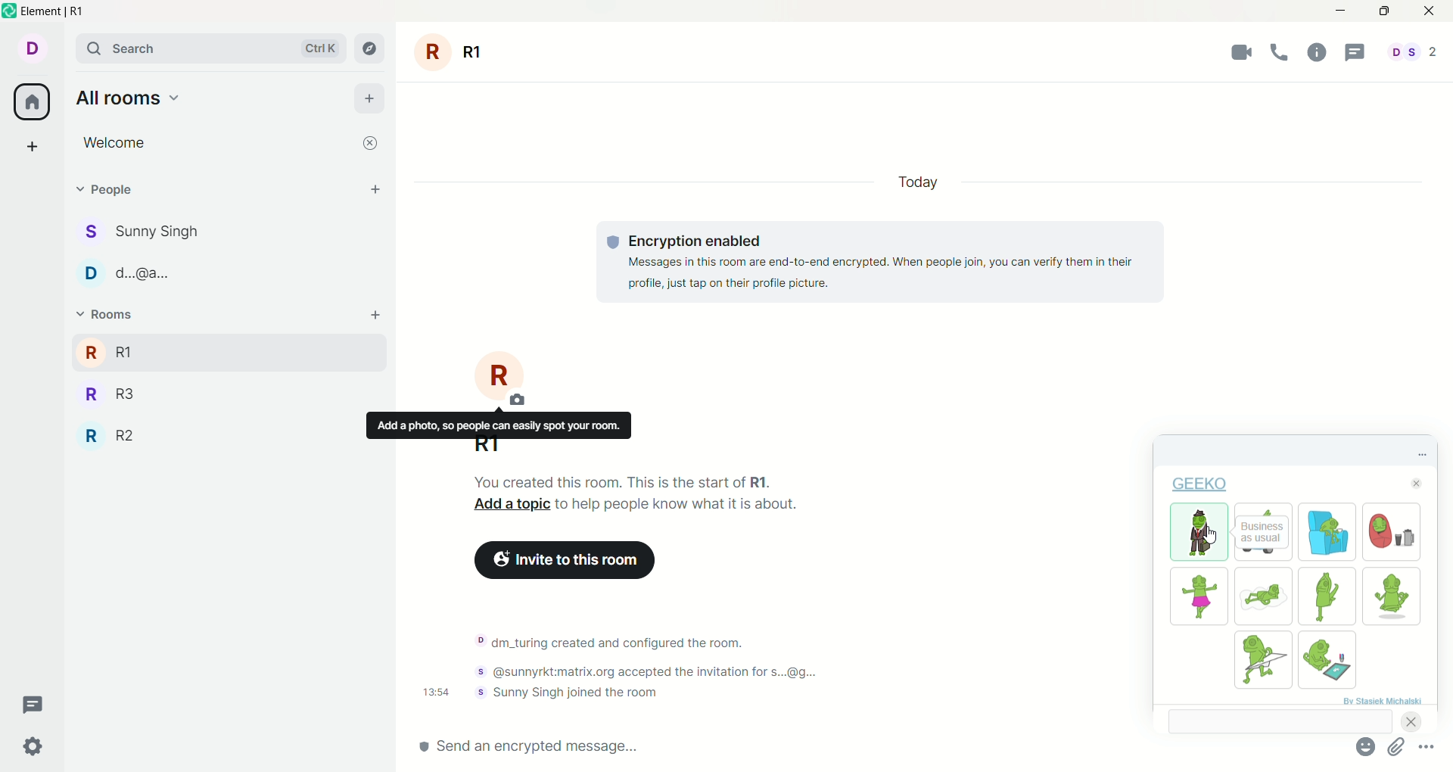  I want to click on home, so click(31, 101).